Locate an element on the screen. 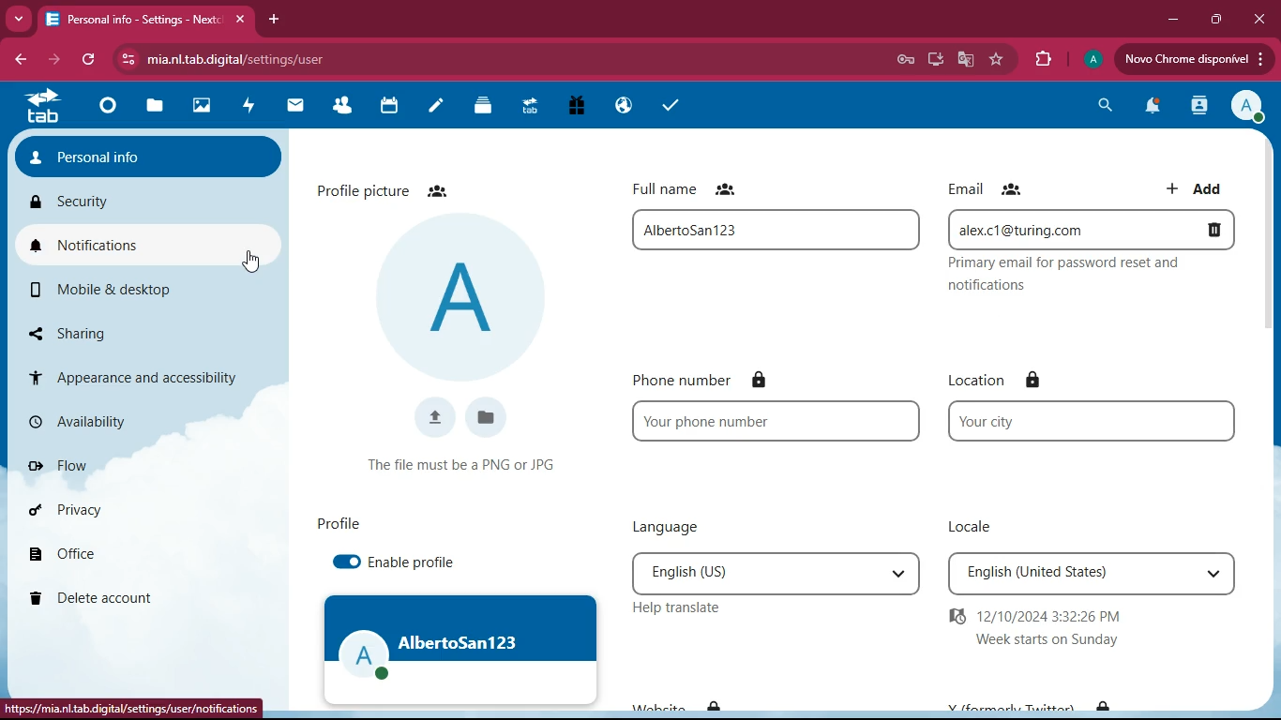  search is located at coordinates (1102, 107).